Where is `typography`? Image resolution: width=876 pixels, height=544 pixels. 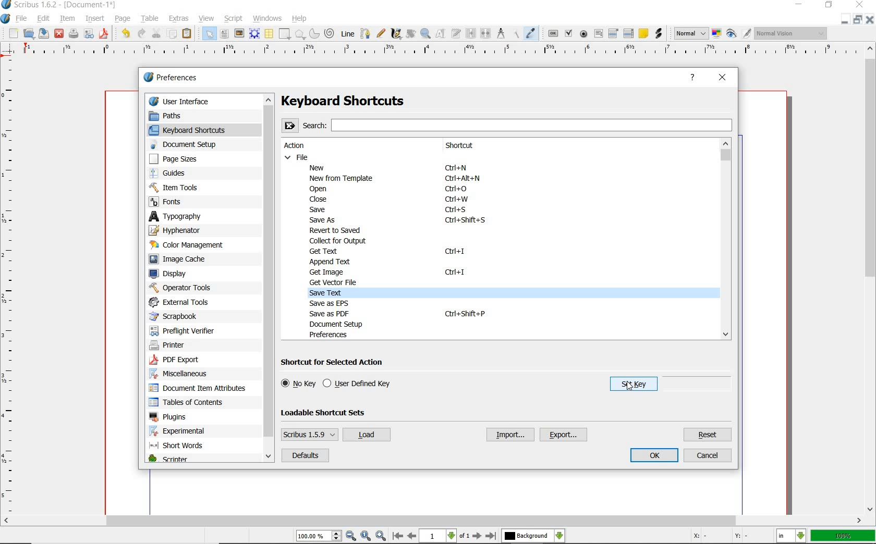 typography is located at coordinates (185, 216).